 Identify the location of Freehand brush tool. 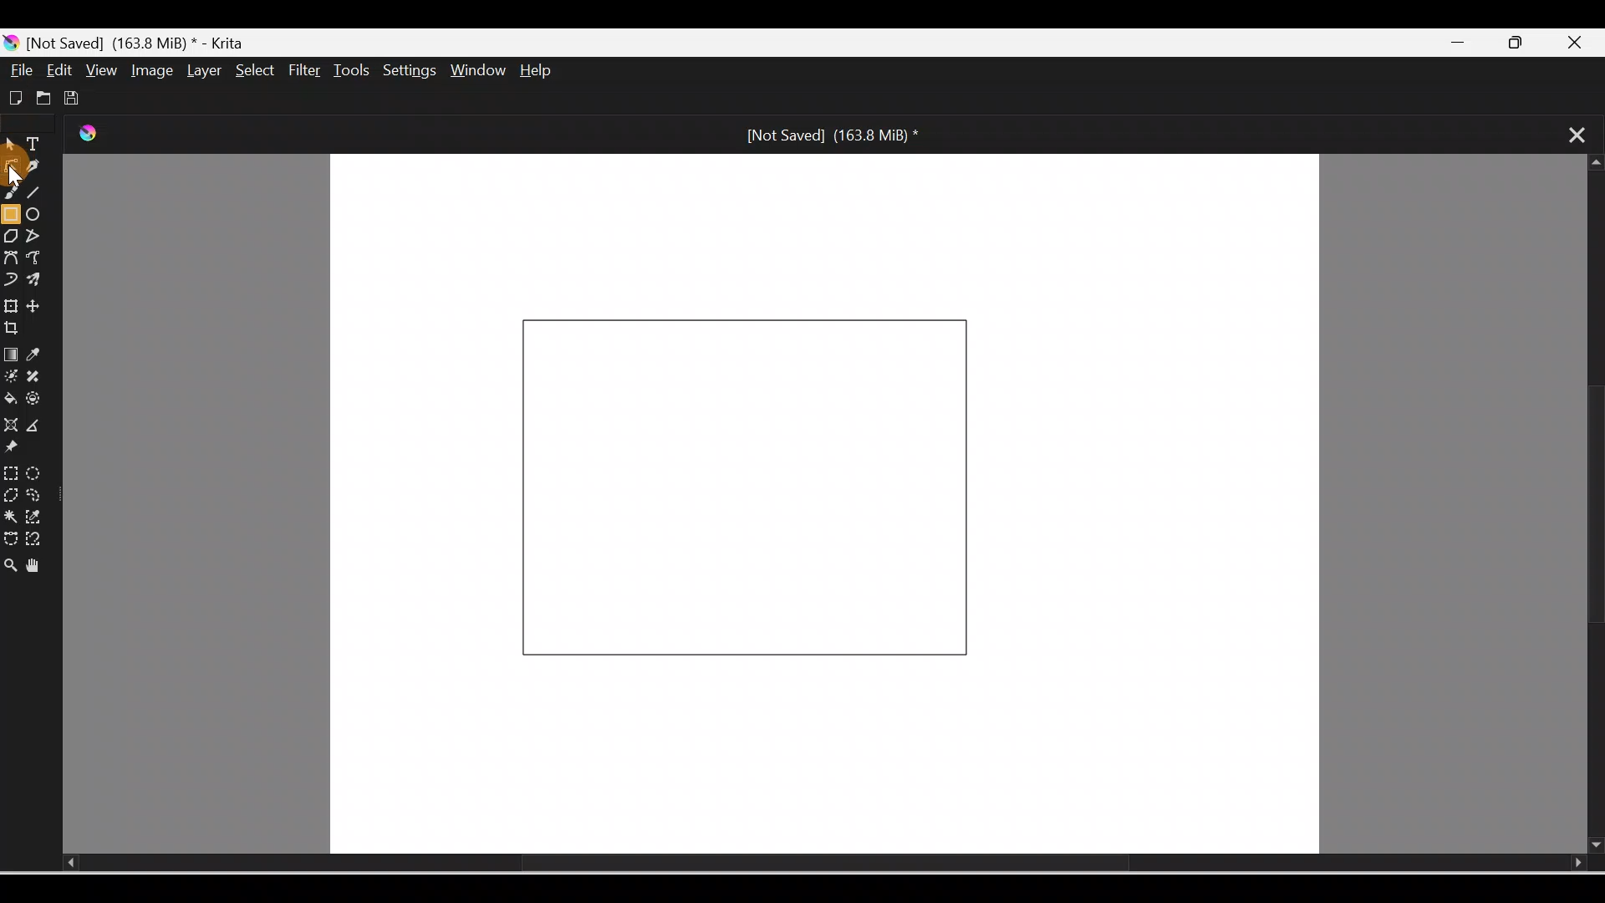
(13, 195).